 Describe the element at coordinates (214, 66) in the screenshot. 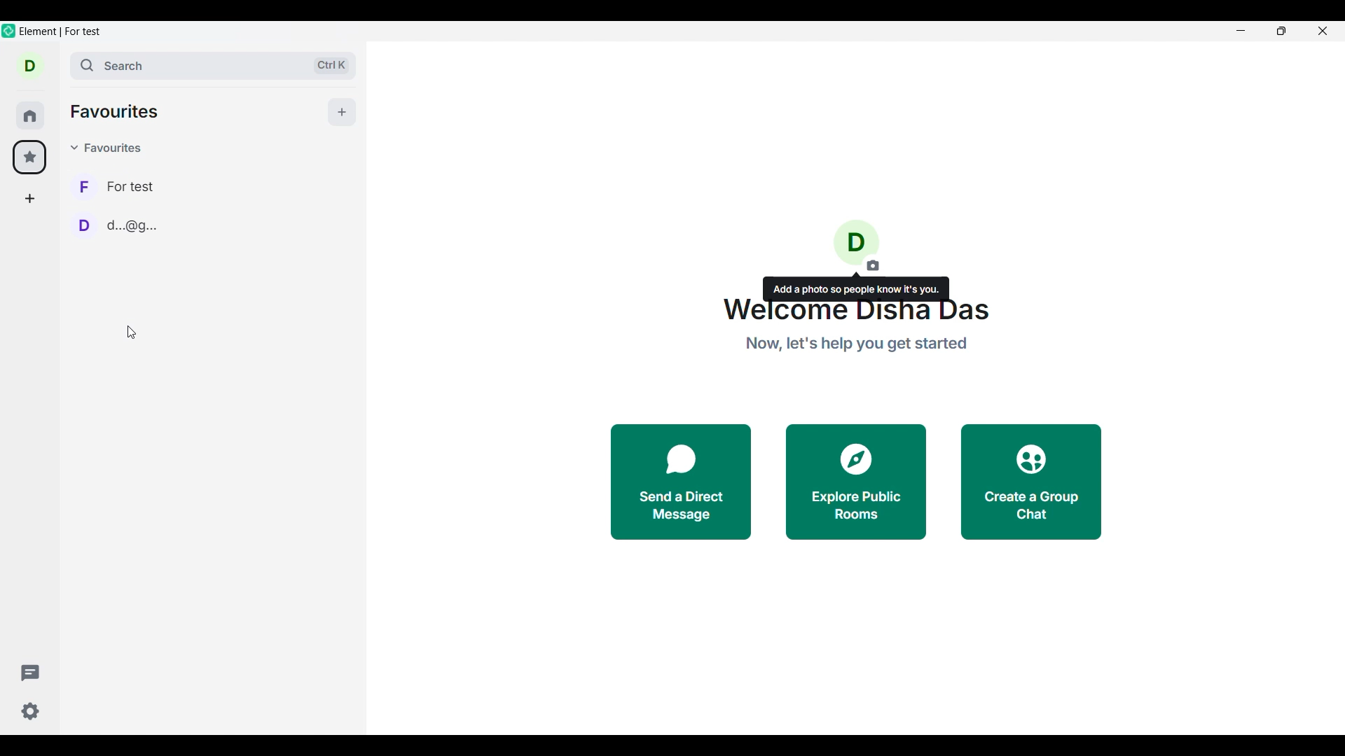

I see `Search box` at that location.